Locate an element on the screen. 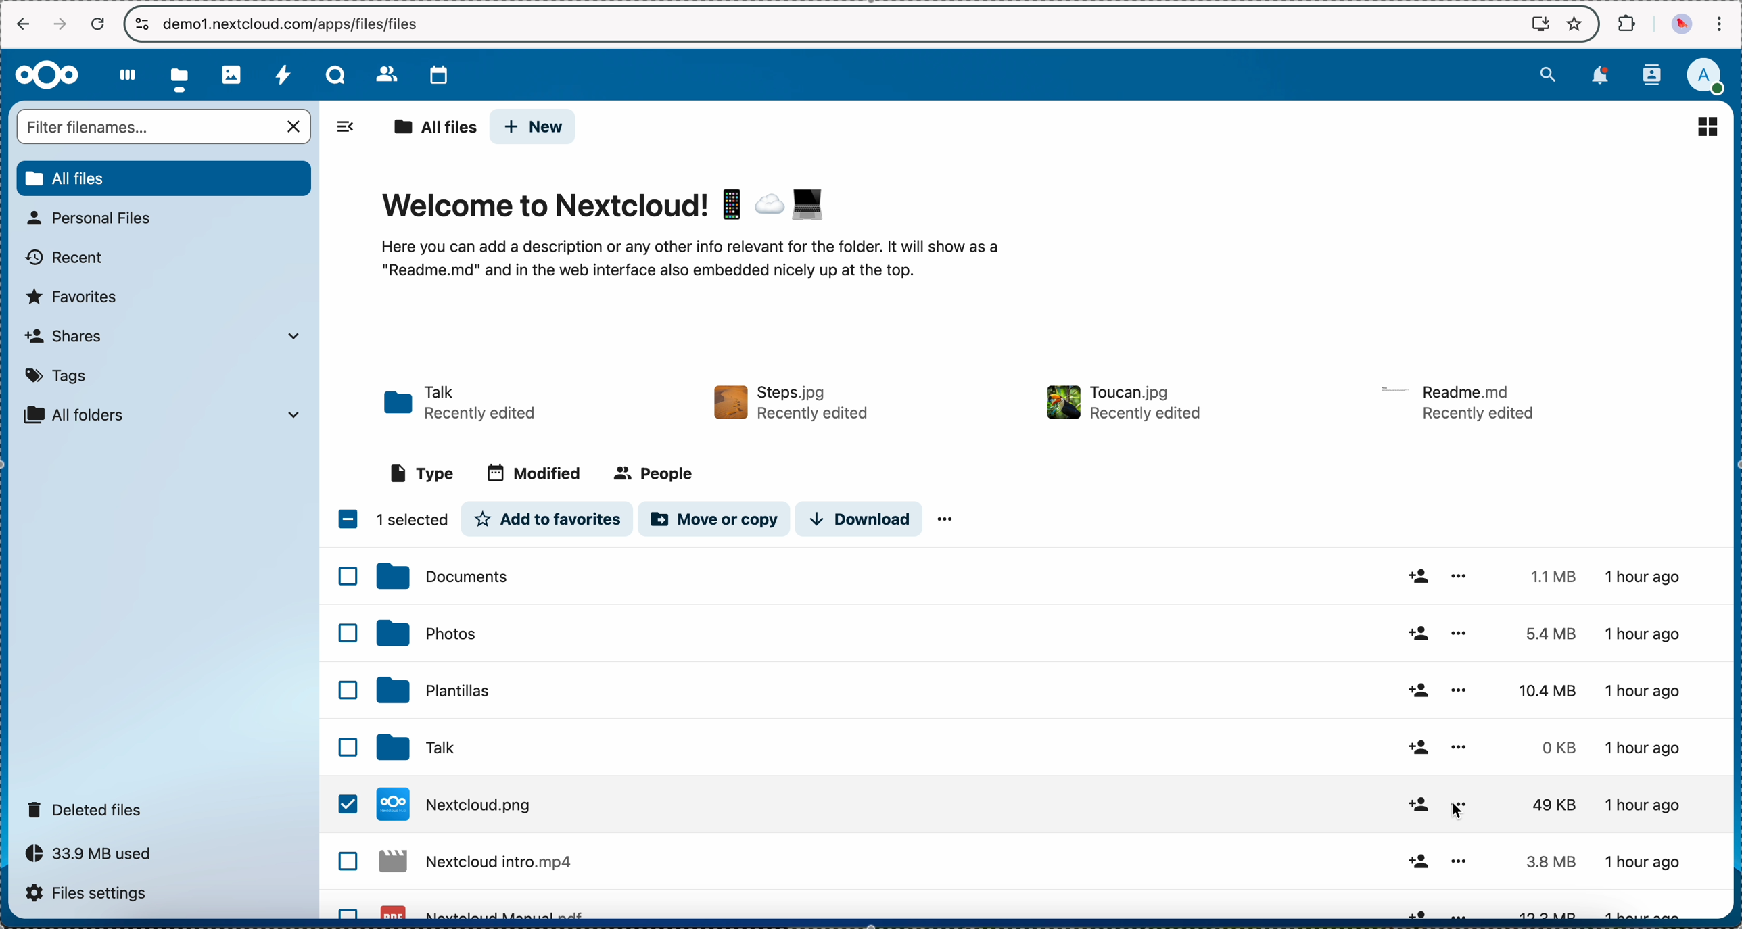 This screenshot has width=1742, height=929. modified is located at coordinates (534, 475).